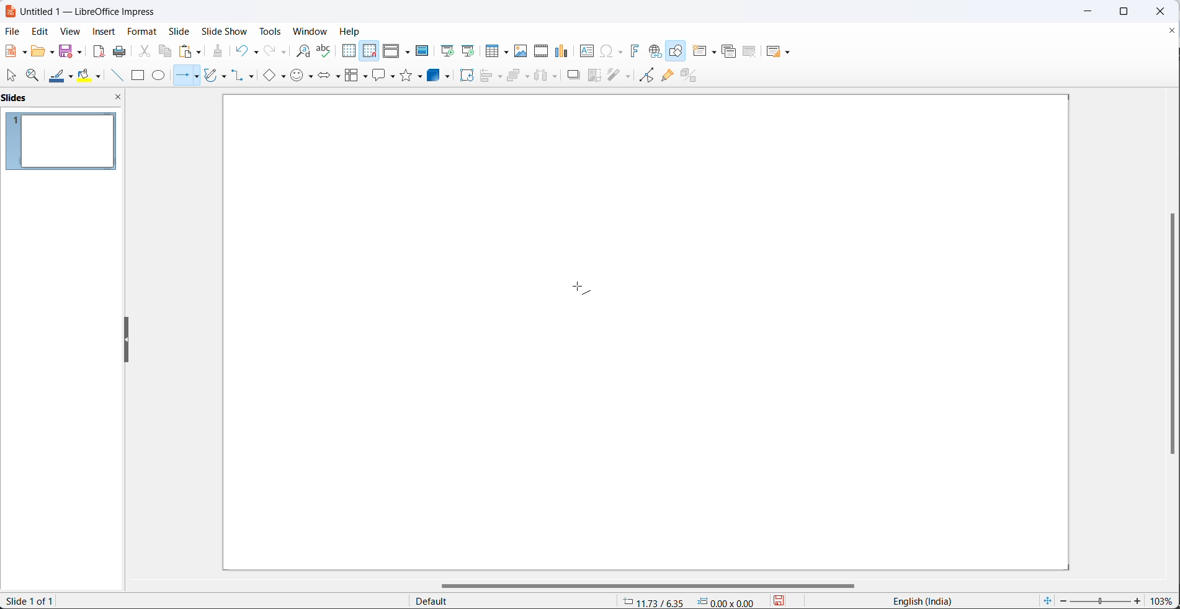  What do you see at coordinates (246, 50) in the screenshot?
I see `undo` at bounding box center [246, 50].